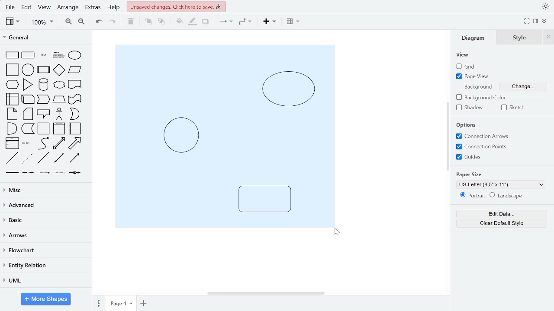 The width and height of the screenshot is (554, 311). I want to click on arrange, so click(69, 7).